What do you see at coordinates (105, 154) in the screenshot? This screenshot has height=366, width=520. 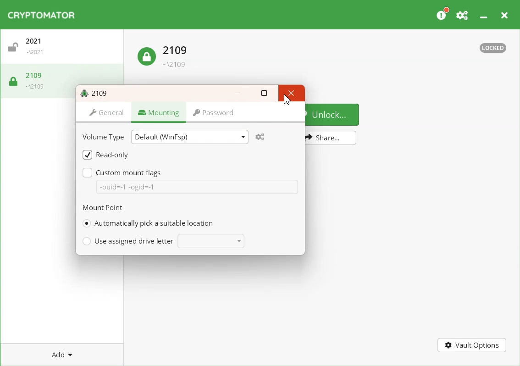 I see `Enable Read-only` at bounding box center [105, 154].